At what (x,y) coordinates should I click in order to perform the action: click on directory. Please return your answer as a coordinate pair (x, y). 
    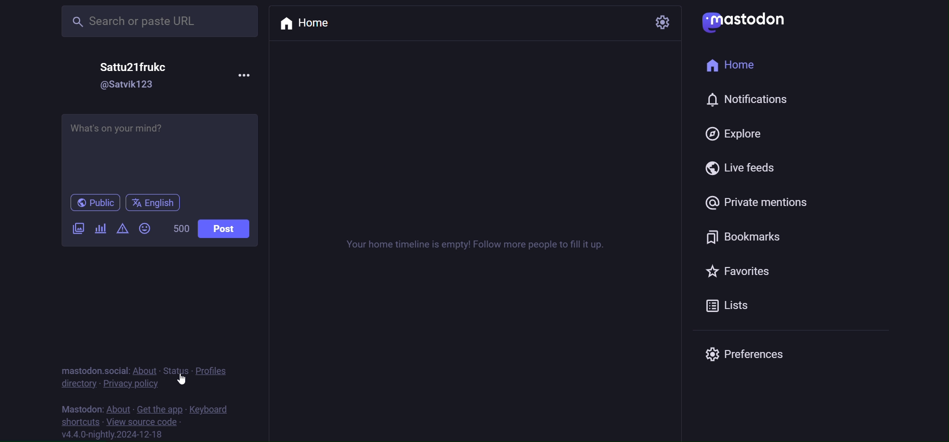
    Looking at the image, I should click on (77, 385).